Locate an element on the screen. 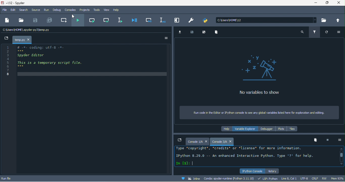 Image resolution: width=345 pixels, height=182 pixels. consoles is located at coordinates (71, 11).